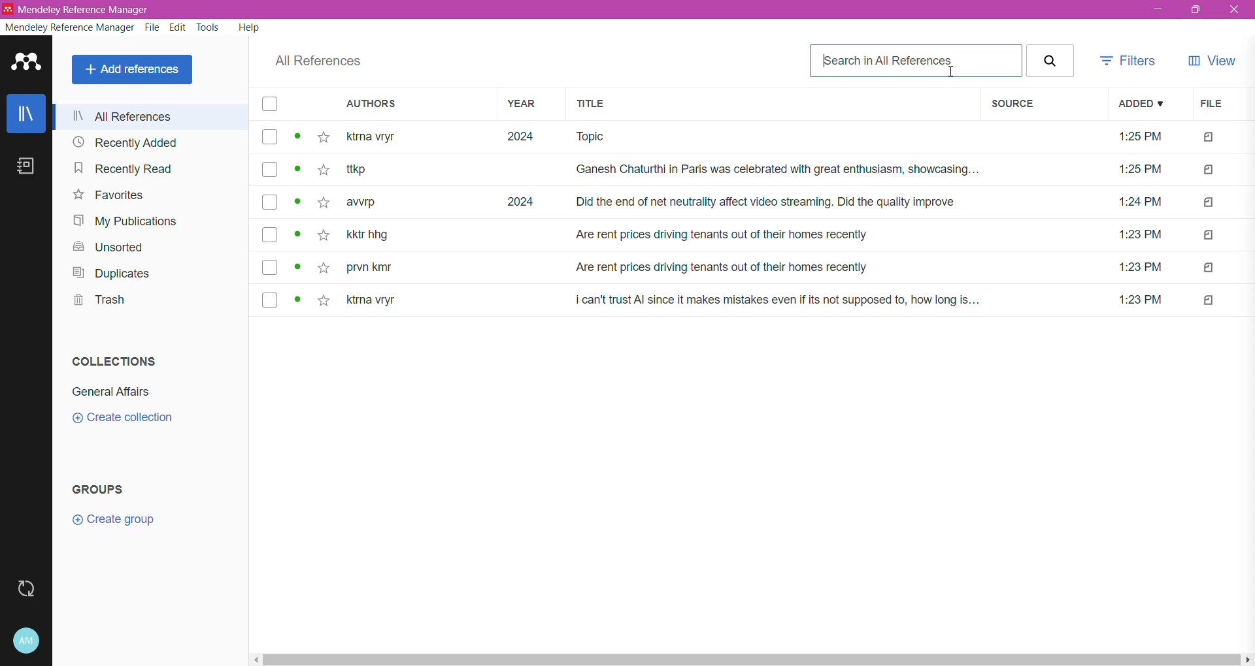 The height and width of the screenshot is (666, 1255). I want to click on view status, so click(299, 137).